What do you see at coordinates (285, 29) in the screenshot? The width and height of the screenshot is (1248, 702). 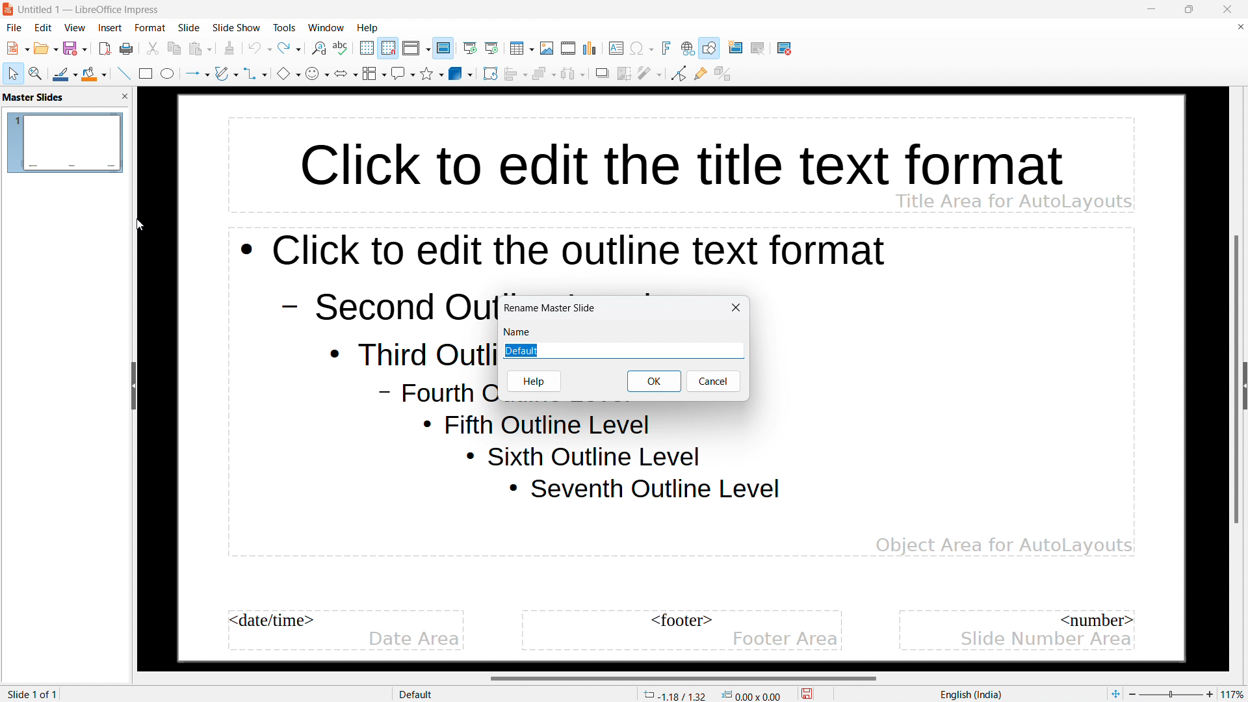 I see `Tools` at bounding box center [285, 29].